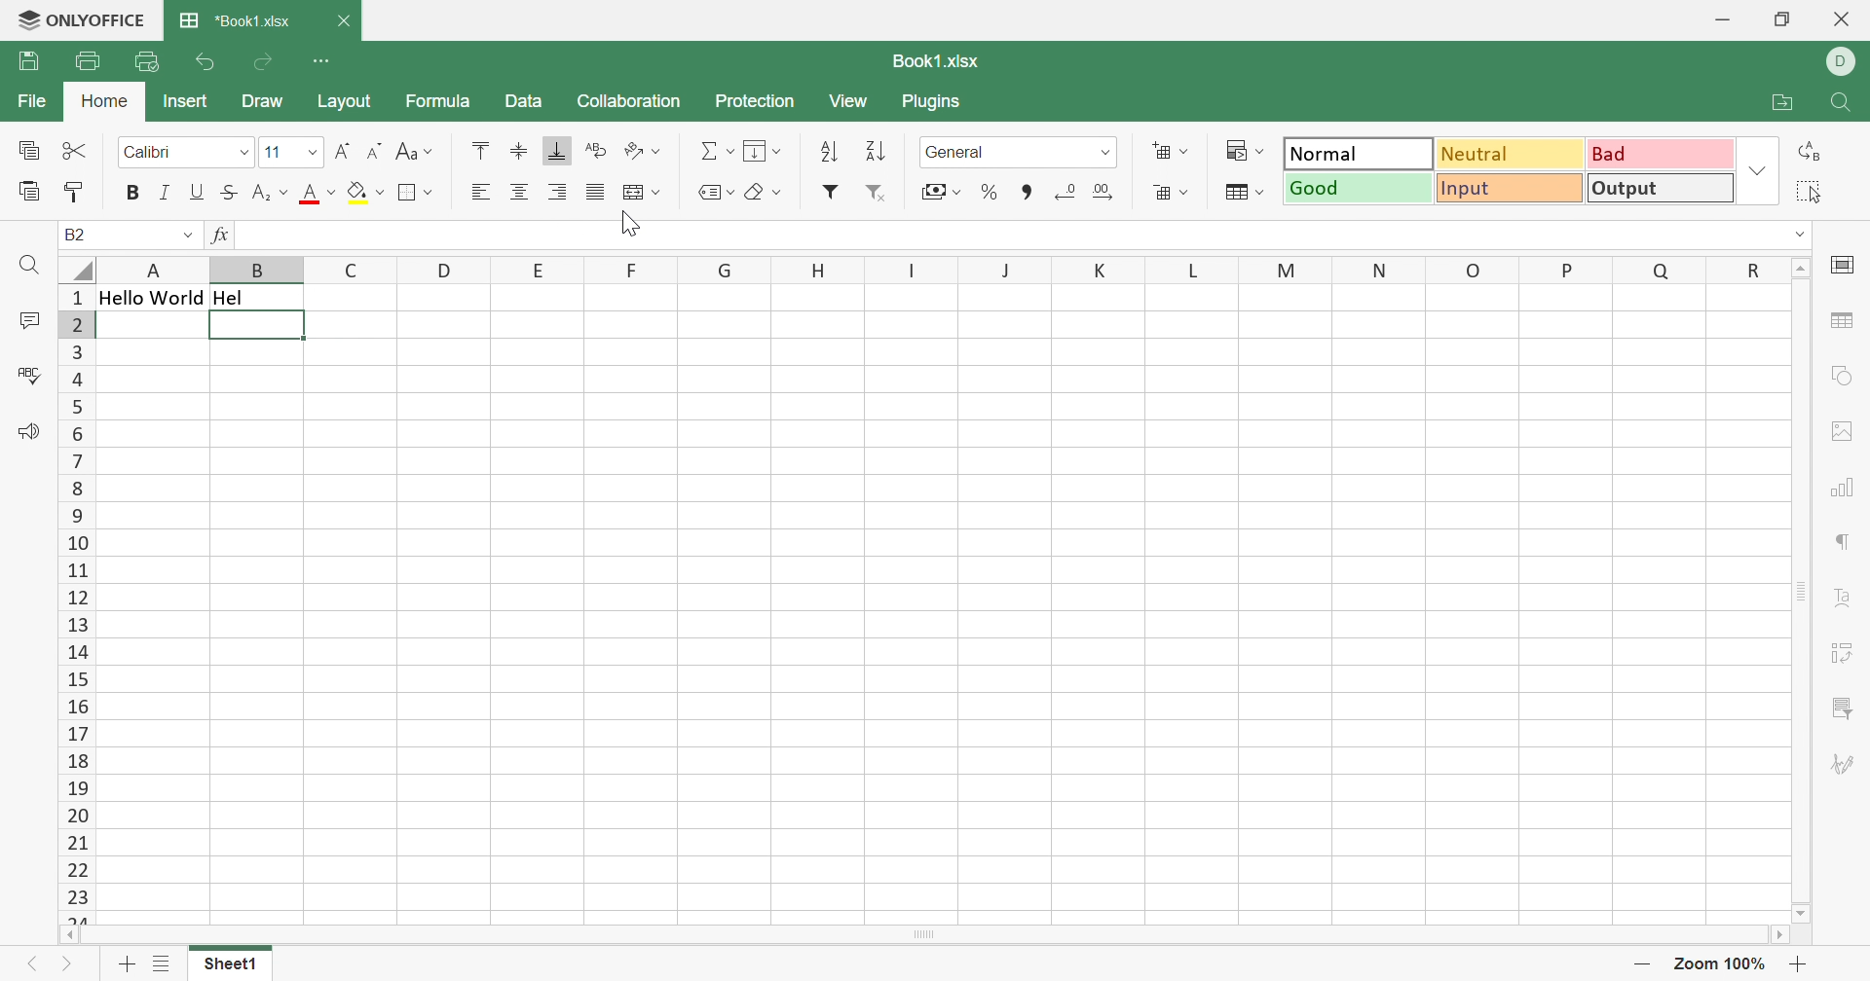  Describe the element at coordinates (1361, 154) in the screenshot. I see `Normal` at that location.